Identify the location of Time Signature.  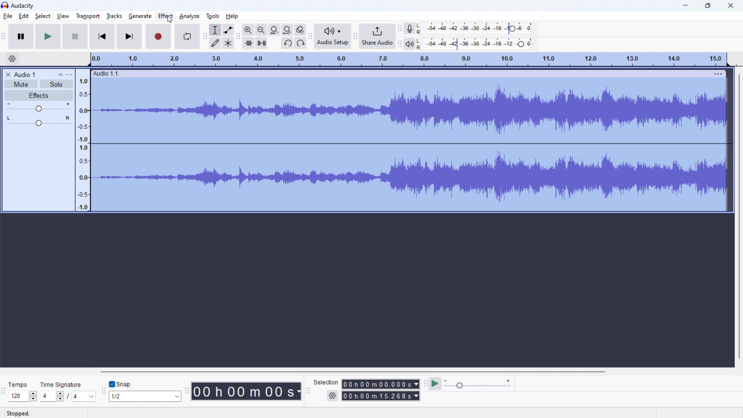
(62, 383).